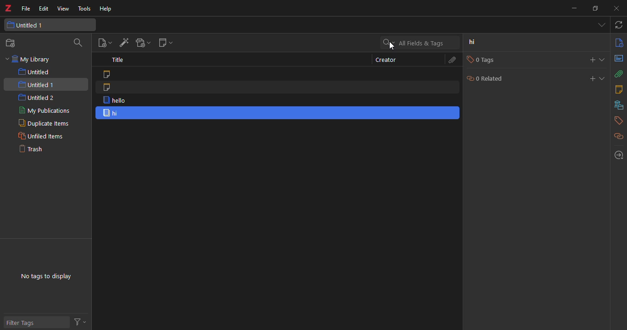 This screenshot has width=627, height=330. I want to click on add, so click(593, 59).